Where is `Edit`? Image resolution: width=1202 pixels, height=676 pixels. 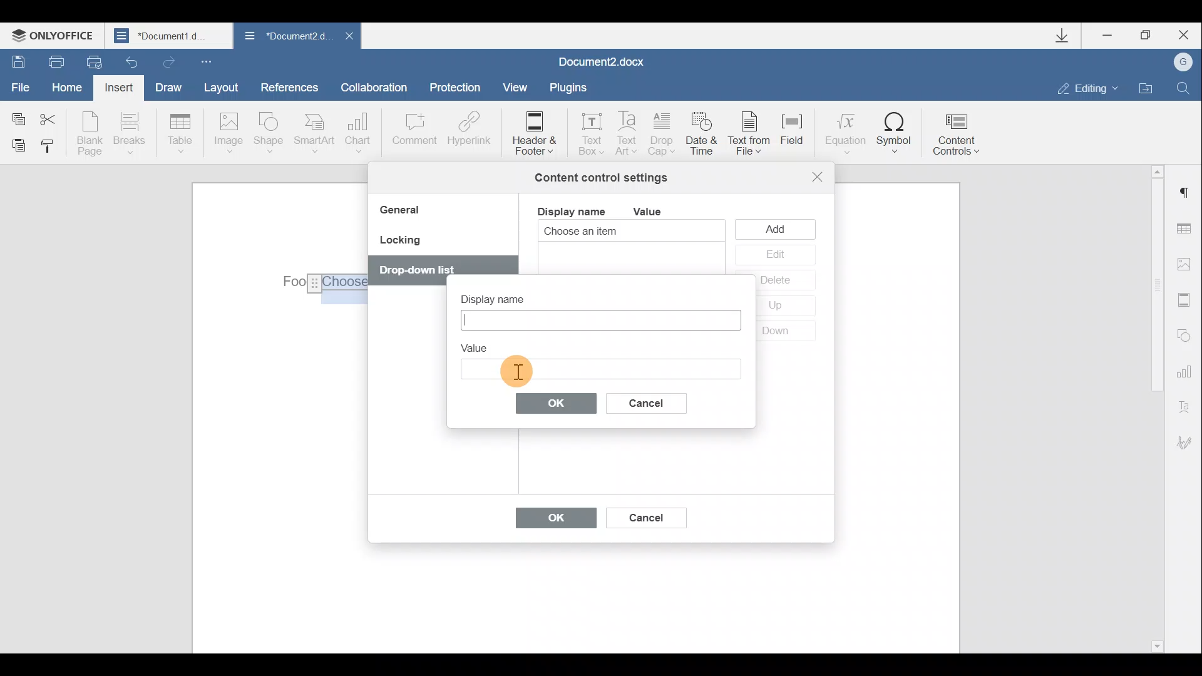
Edit is located at coordinates (774, 255).